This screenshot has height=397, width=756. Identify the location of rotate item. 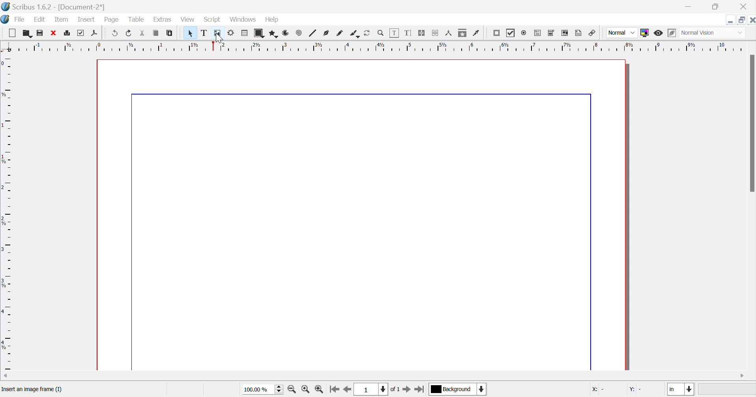
(368, 33).